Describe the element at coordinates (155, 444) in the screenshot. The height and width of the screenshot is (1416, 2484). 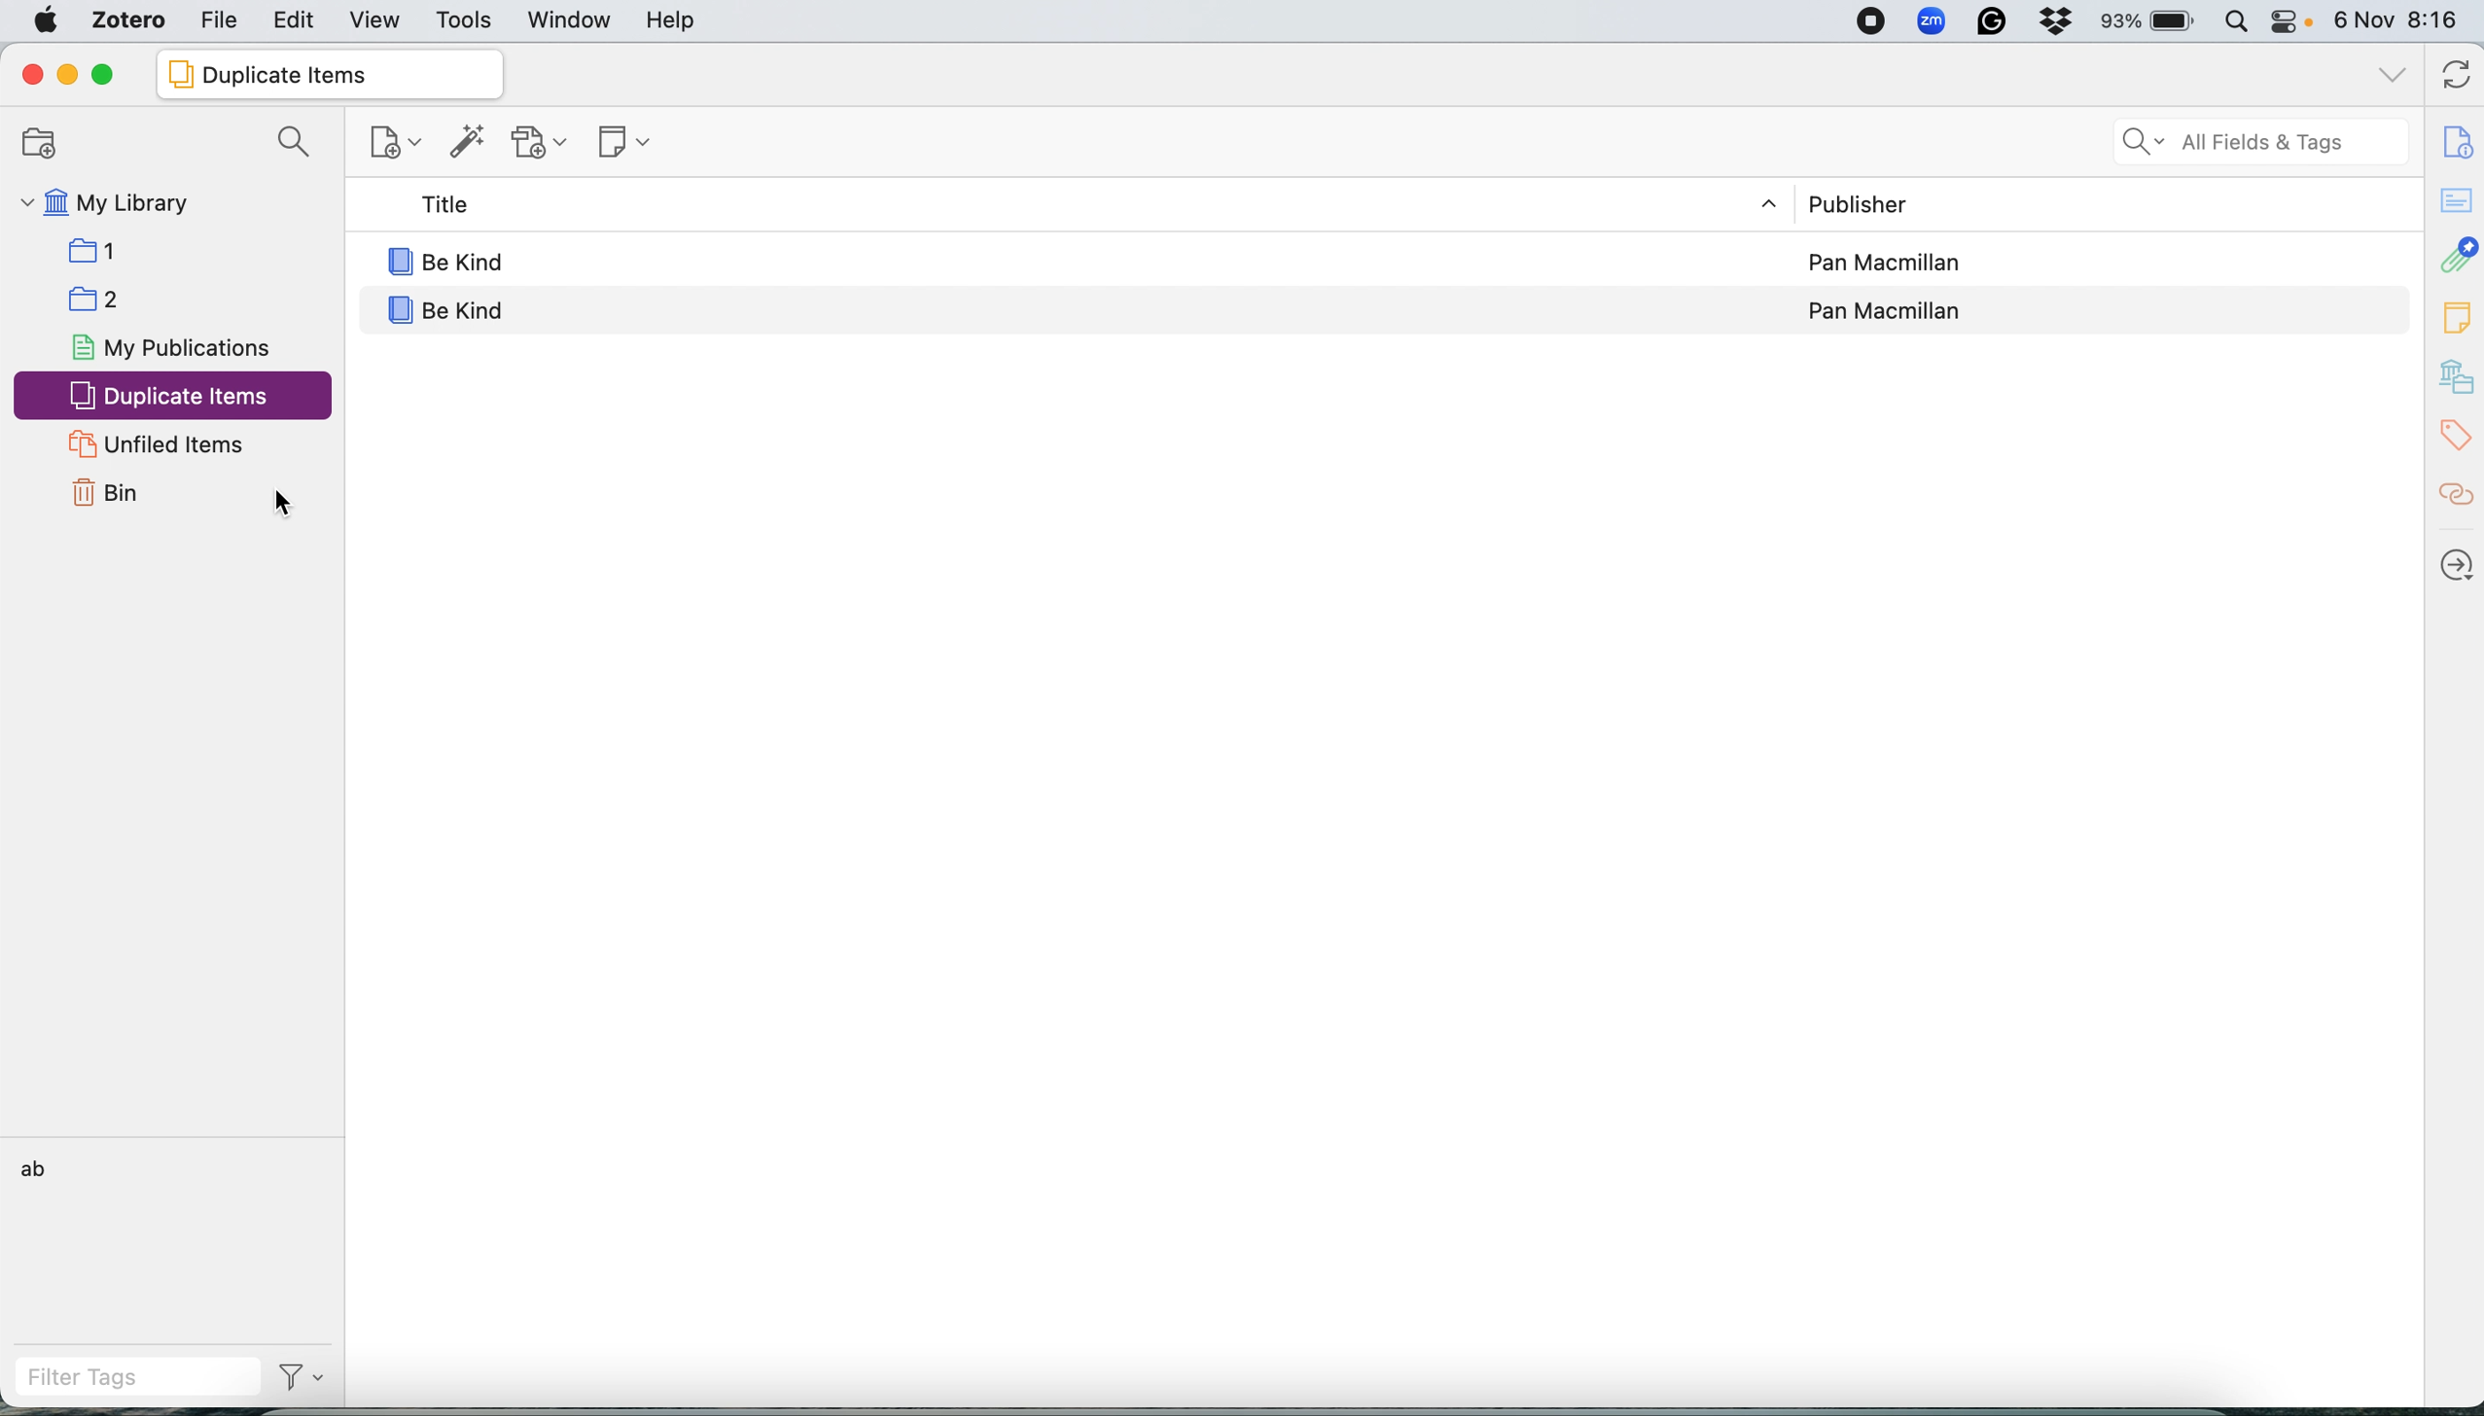
I see `unfiled items` at that location.